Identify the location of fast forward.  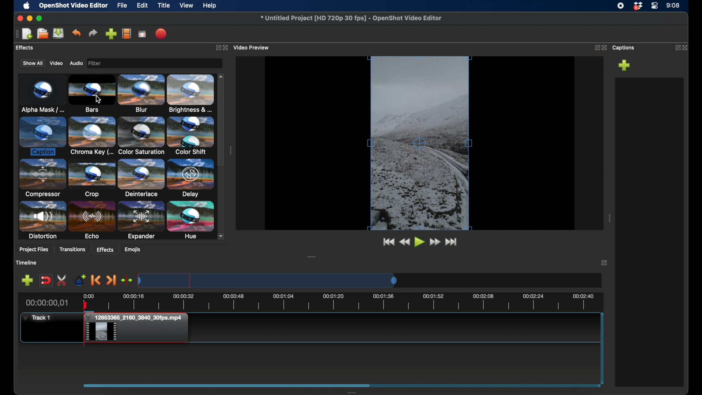
(452, 242).